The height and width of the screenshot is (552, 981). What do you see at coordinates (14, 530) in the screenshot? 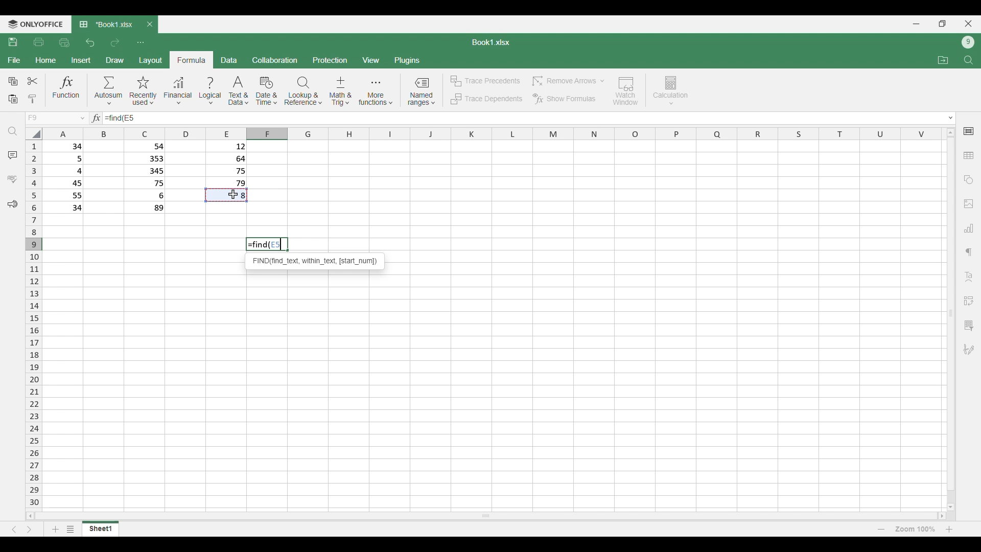
I see `Previous` at bounding box center [14, 530].